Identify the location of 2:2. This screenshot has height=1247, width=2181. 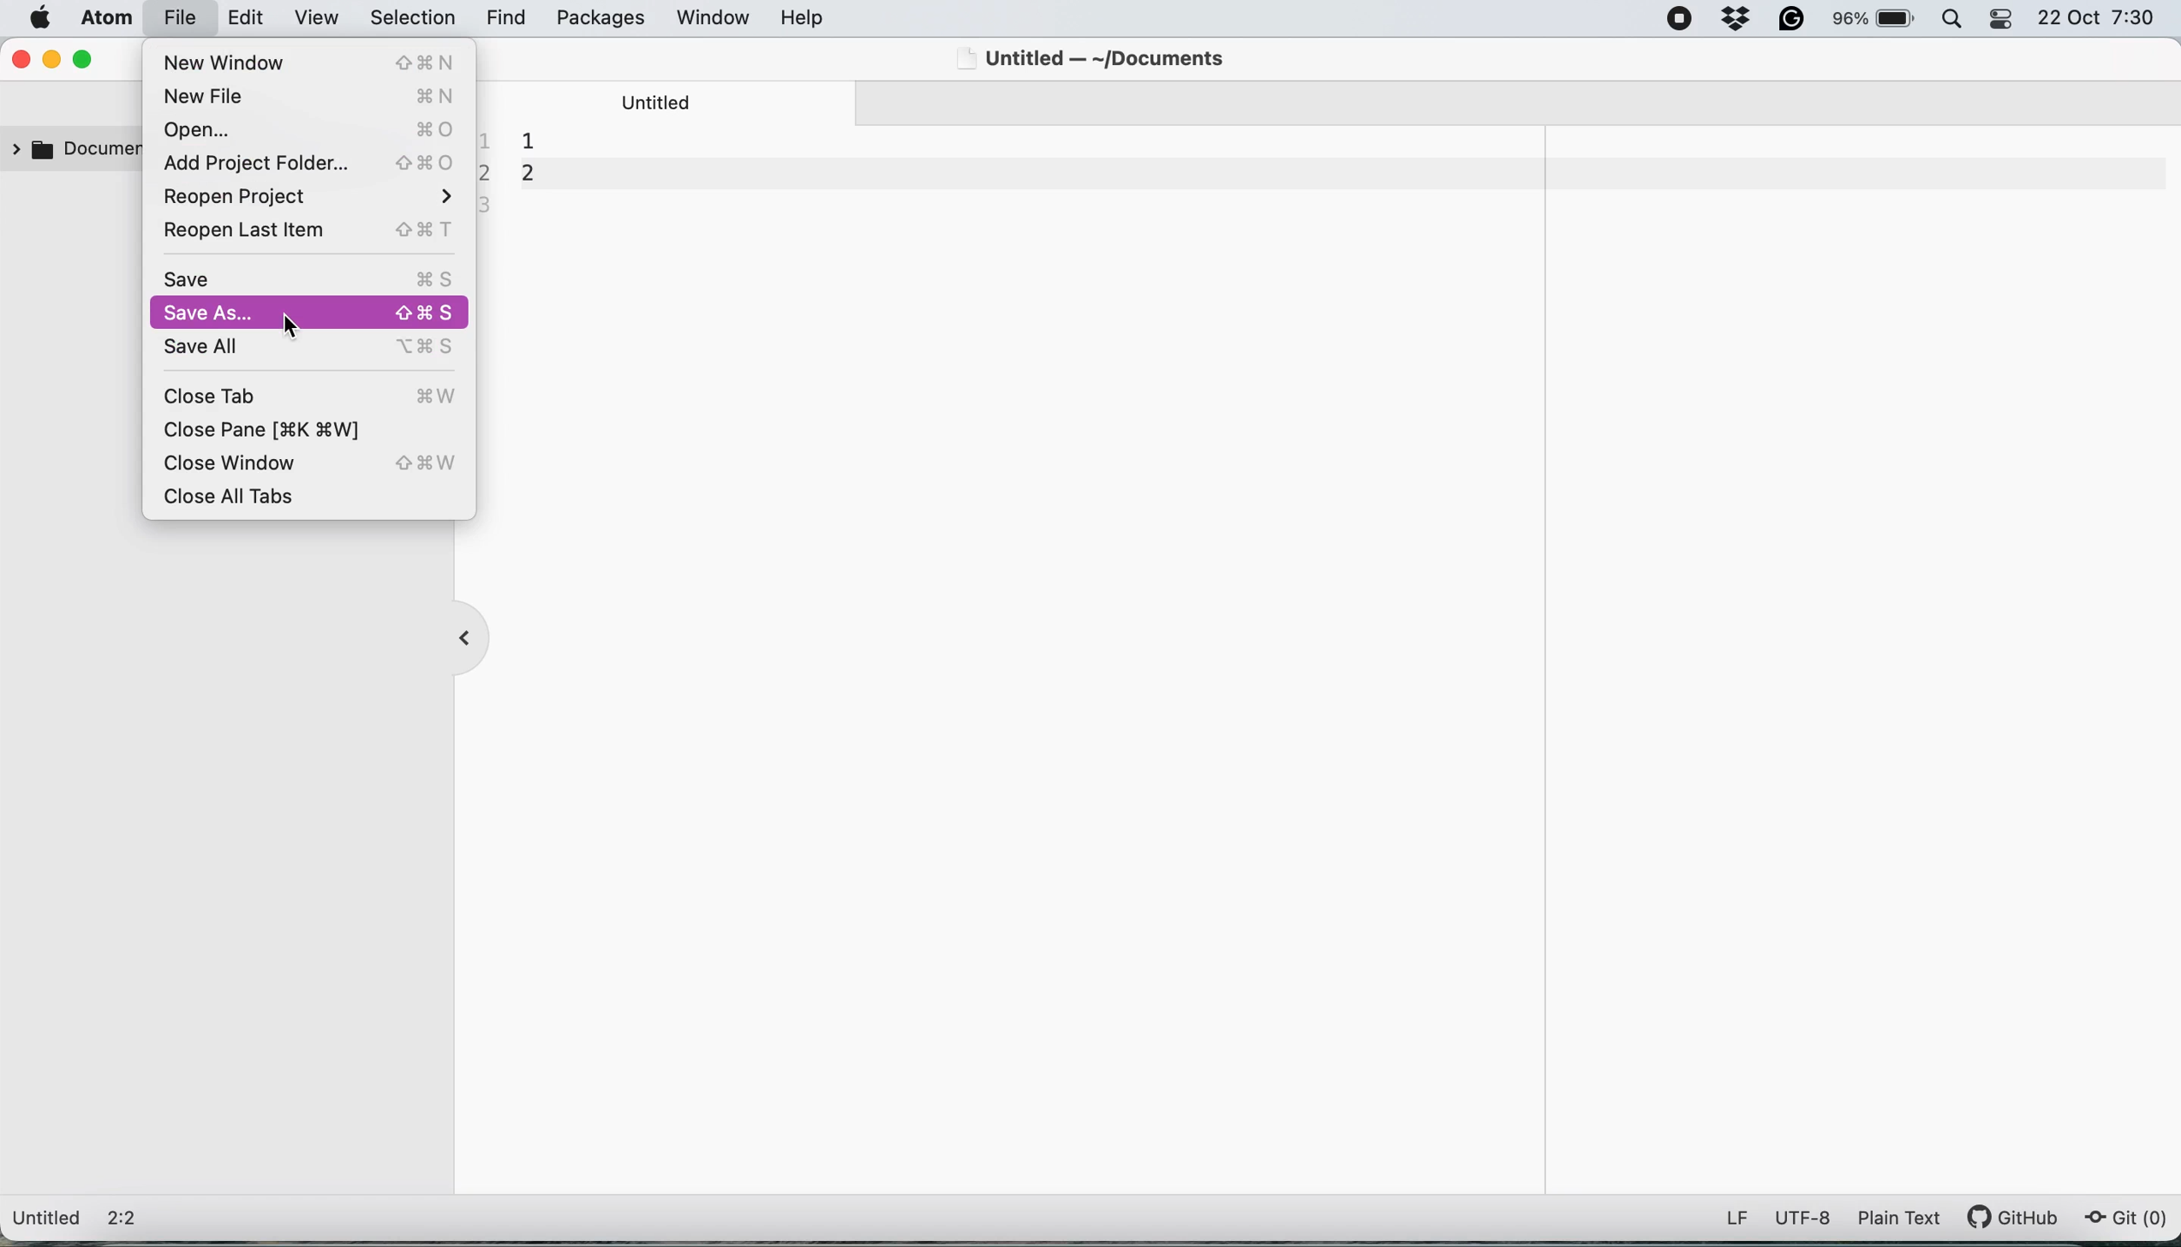
(140, 1220).